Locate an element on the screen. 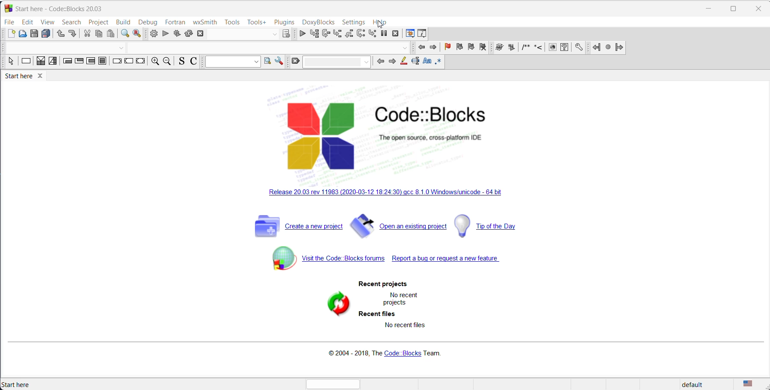 Image resolution: width=770 pixels, height=390 pixels. no recent files is located at coordinates (406, 325).